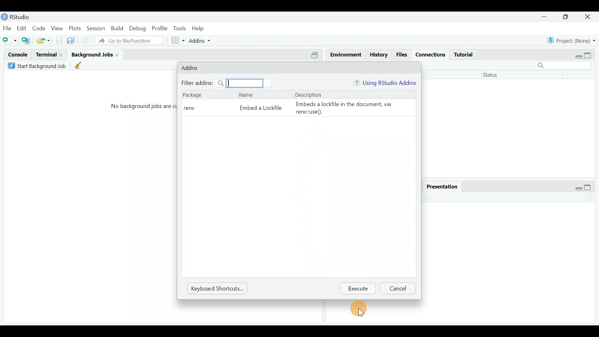 This screenshot has height=337, width=599. I want to click on Build, so click(118, 28).